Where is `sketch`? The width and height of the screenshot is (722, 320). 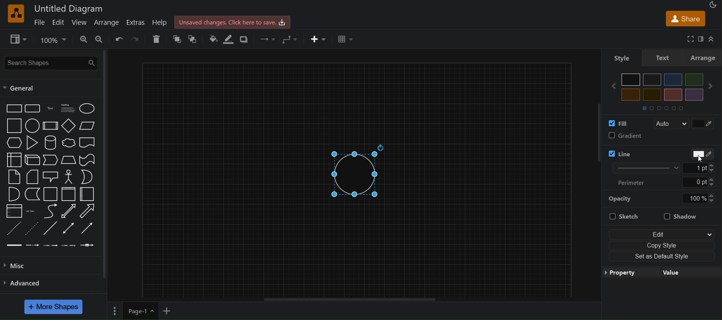
sketch is located at coordinates (623, 217).